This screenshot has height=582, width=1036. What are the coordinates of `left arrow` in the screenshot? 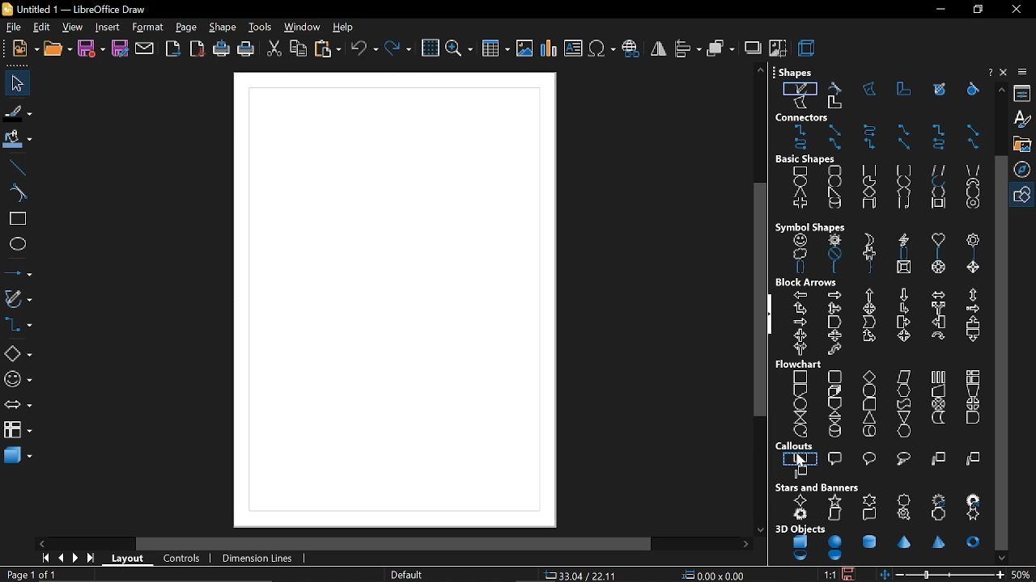 It's located at (801, 294).